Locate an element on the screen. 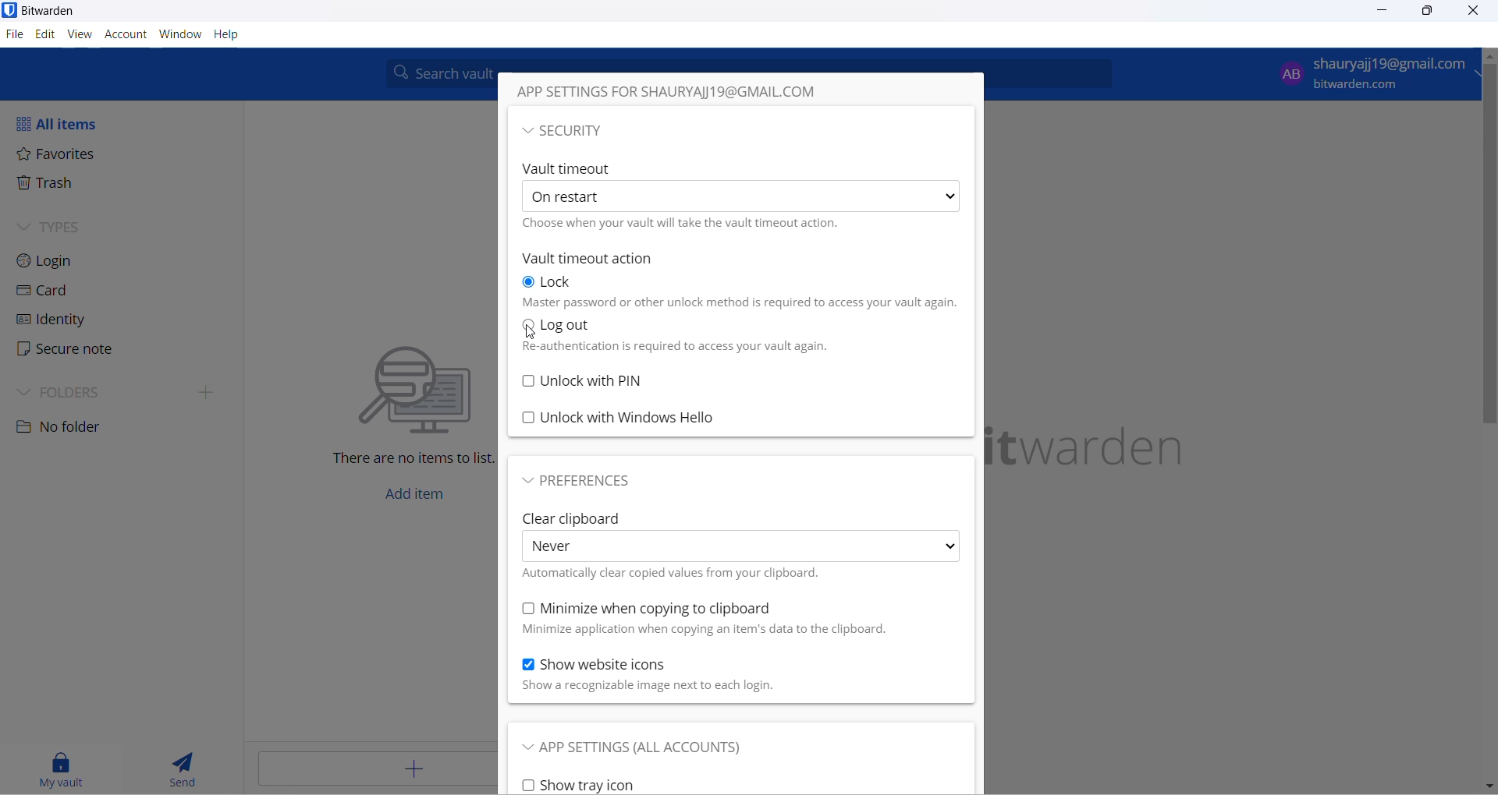 This screenshot has width=1498, height=795. text is located at coordinates (689, 226).